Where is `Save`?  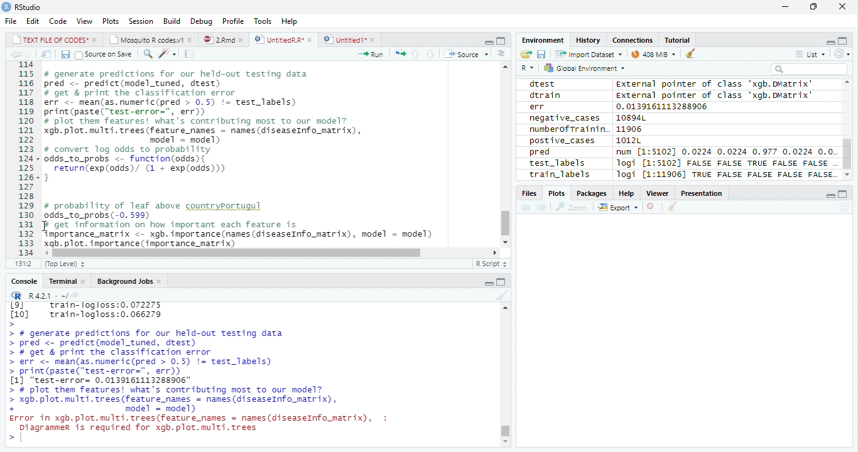 Save is located at coordinates (63, 53).